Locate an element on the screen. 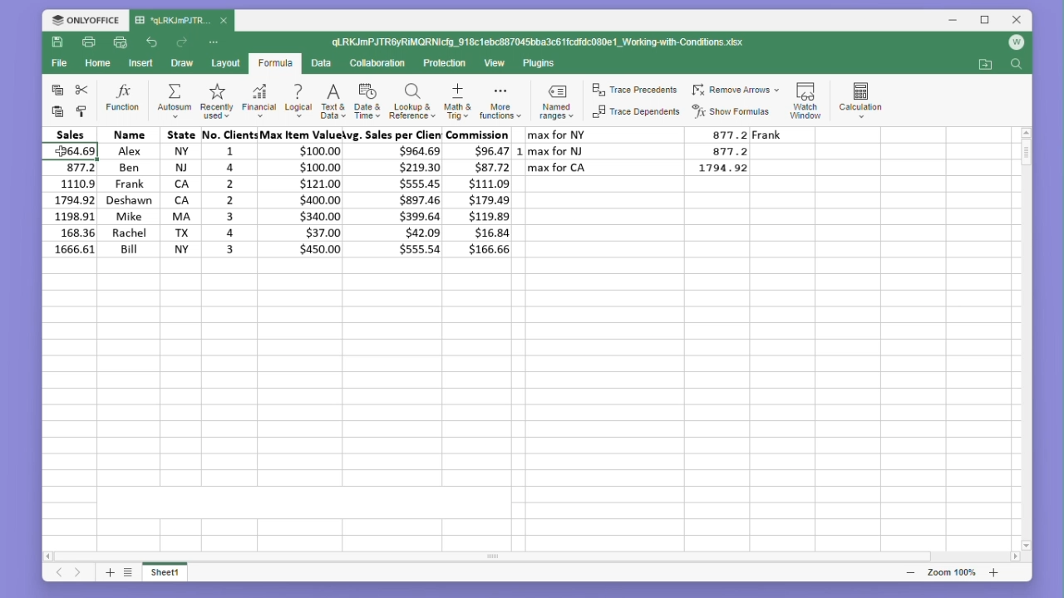 The width and height of the screenshot is (1064, 598). home is located at coordinates (95, 62).